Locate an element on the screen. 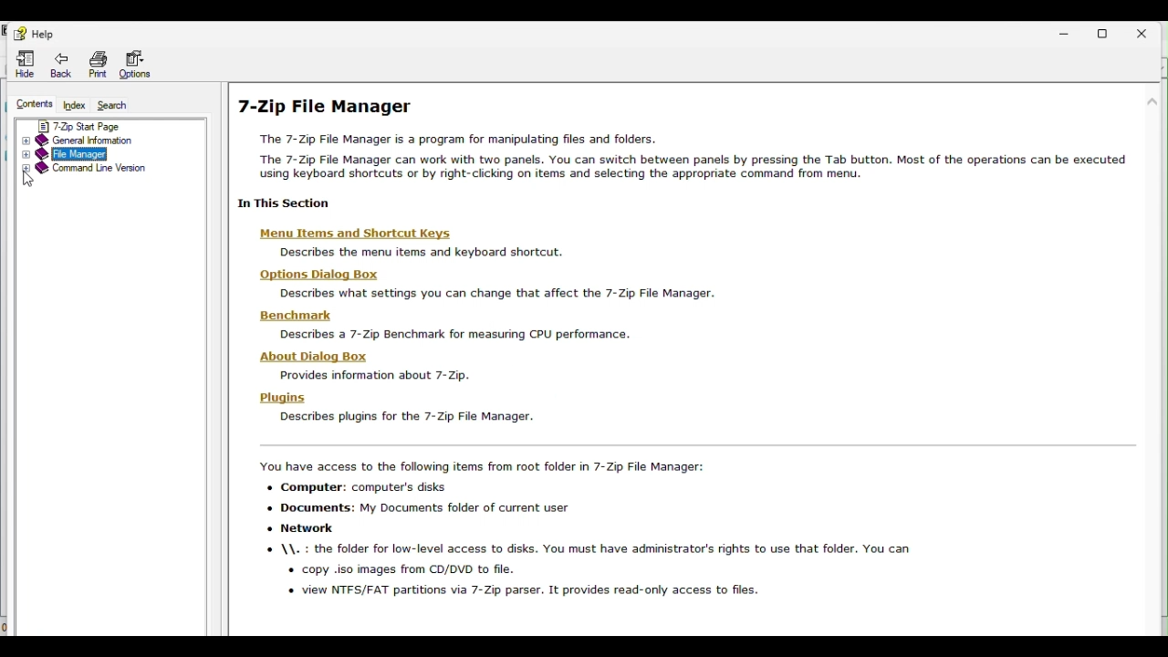  options dialog is located at coordinates (328, 276).